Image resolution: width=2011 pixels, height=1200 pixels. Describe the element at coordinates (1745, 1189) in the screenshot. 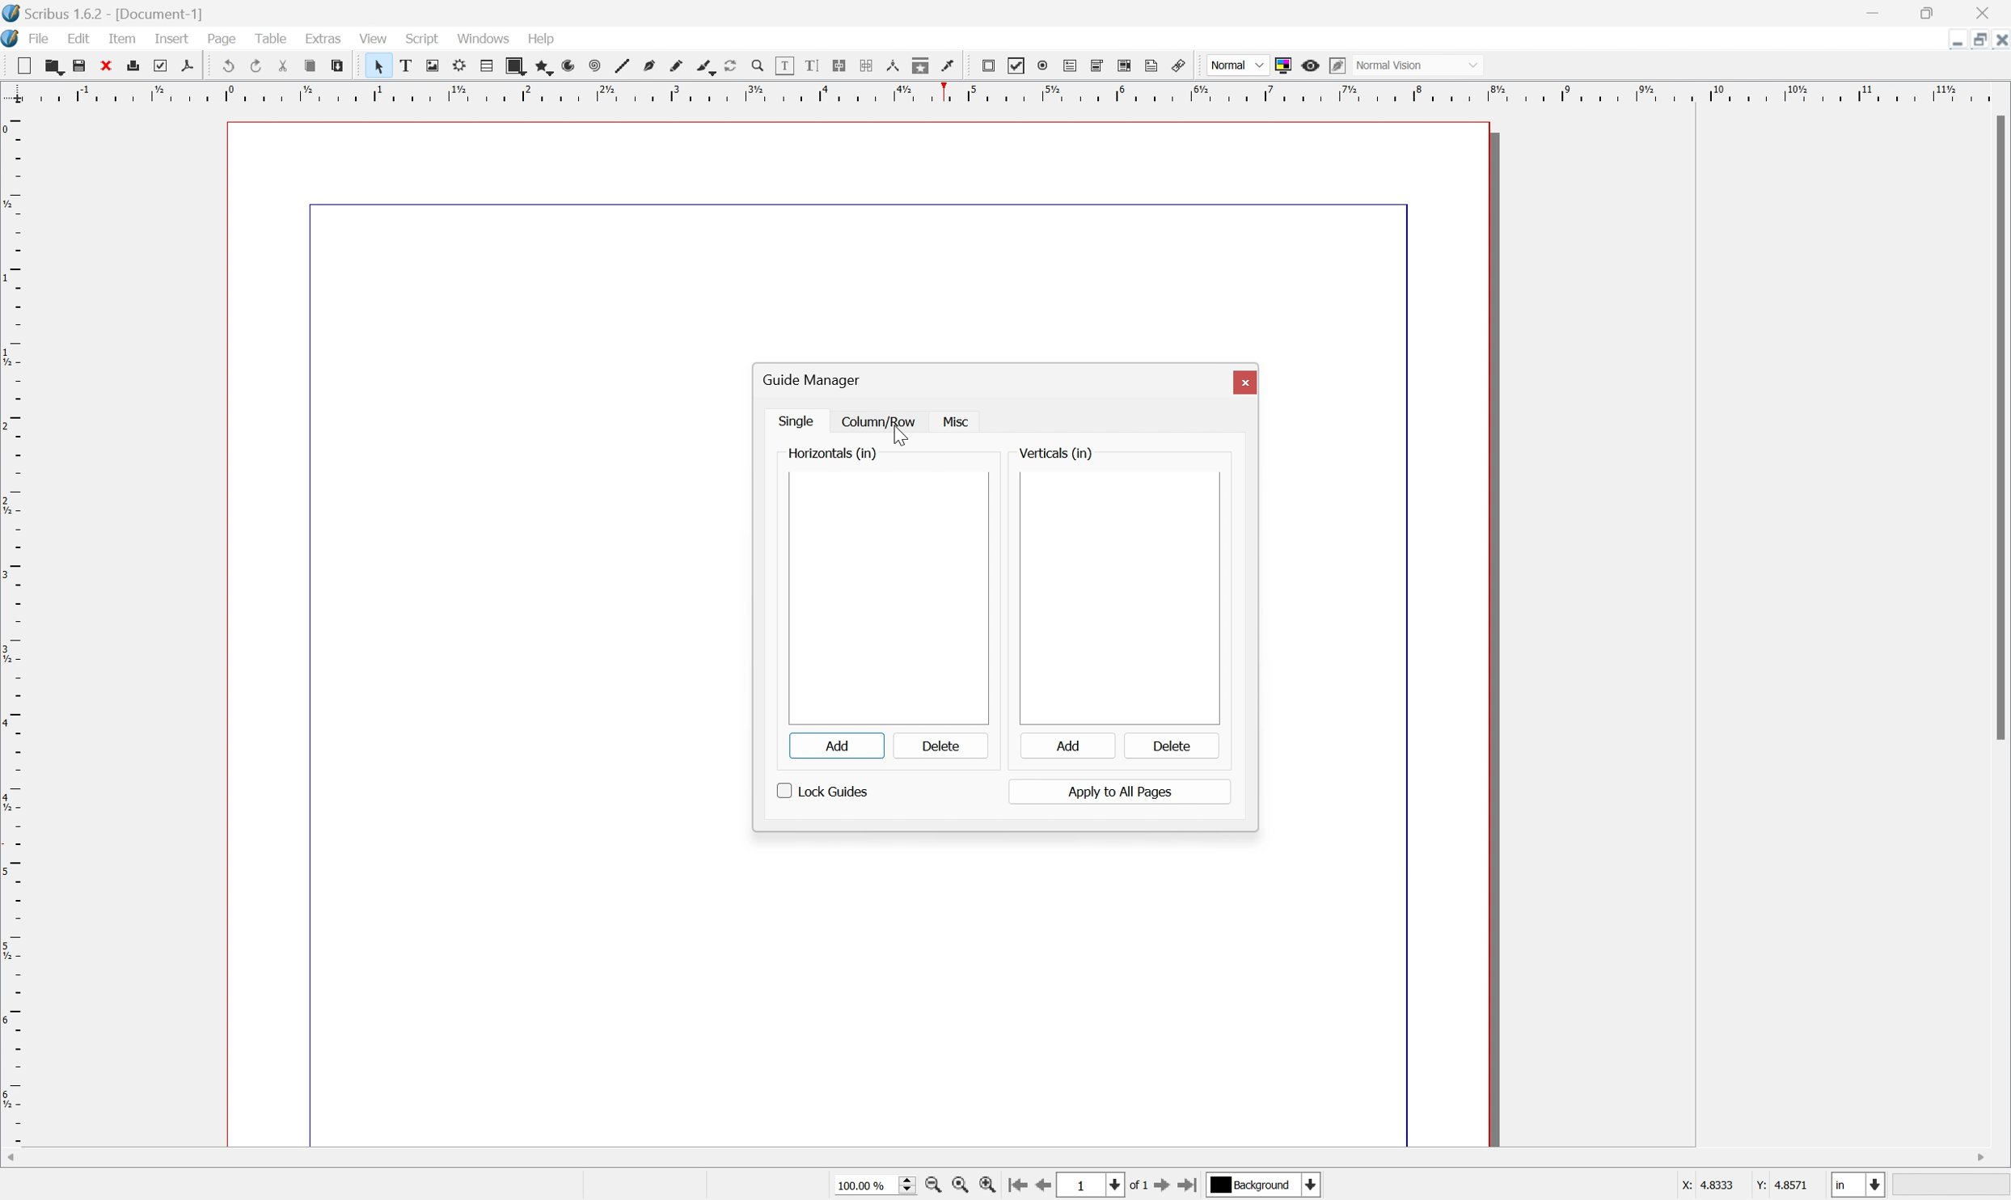

I see `coordinates` at that location.